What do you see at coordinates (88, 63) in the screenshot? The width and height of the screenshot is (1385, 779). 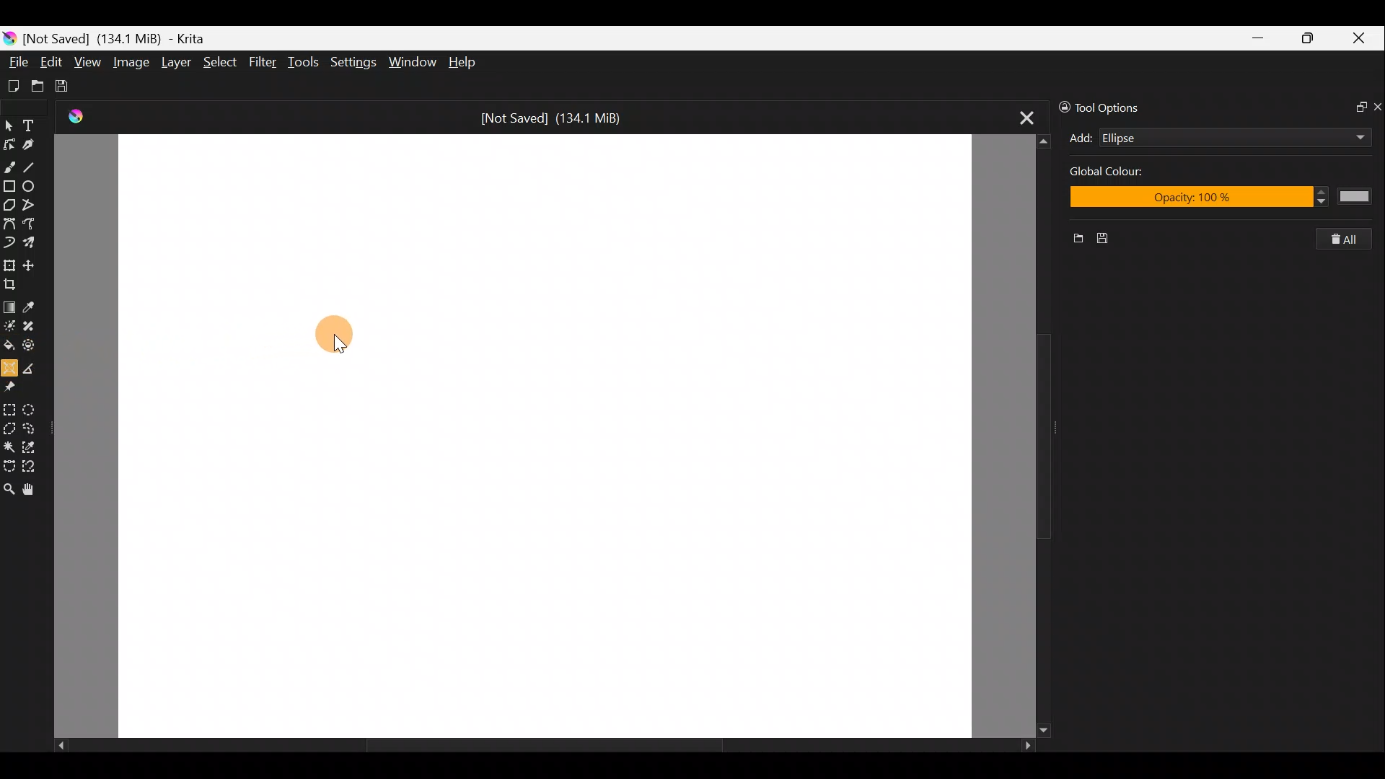 I see `View` at bounding box center [88, 63].